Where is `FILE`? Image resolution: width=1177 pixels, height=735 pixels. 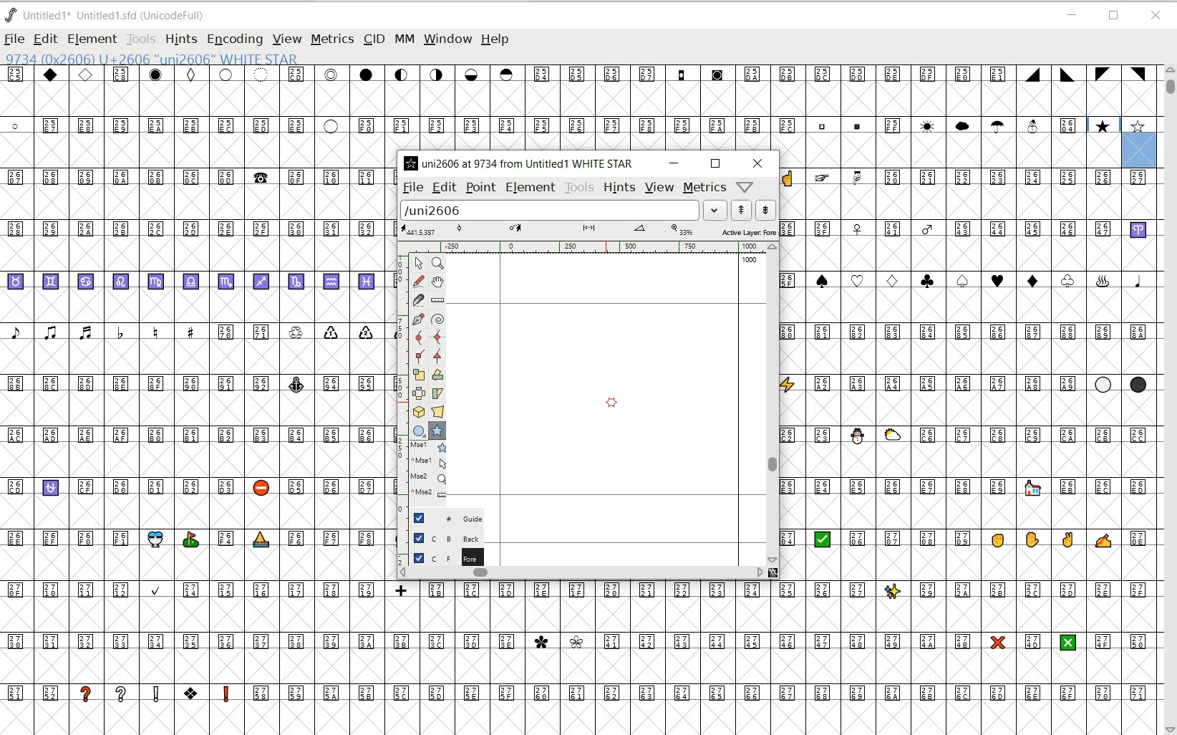
FILE is located at coordinates (14, 40).